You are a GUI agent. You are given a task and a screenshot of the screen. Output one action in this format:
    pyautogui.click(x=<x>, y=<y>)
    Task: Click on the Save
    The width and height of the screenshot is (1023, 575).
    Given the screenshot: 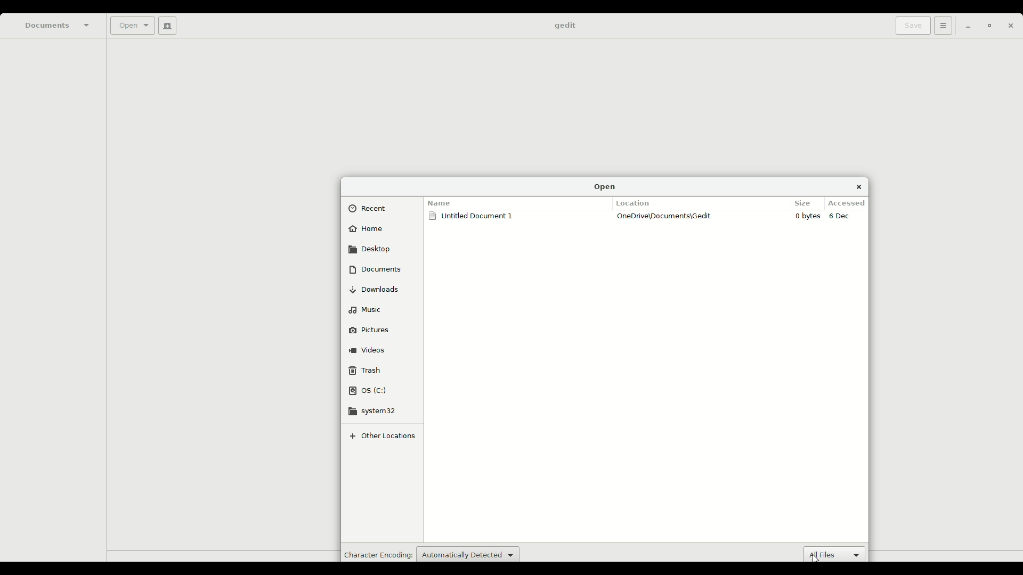 What is the action you would take?
    pyautogui.click(x=911, y=26)
    